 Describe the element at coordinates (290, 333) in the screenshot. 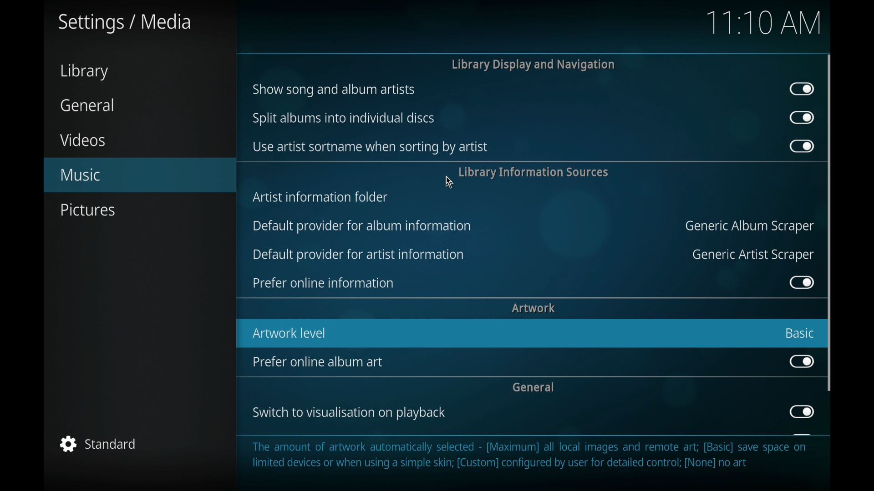

I see `artwork level` at that location.